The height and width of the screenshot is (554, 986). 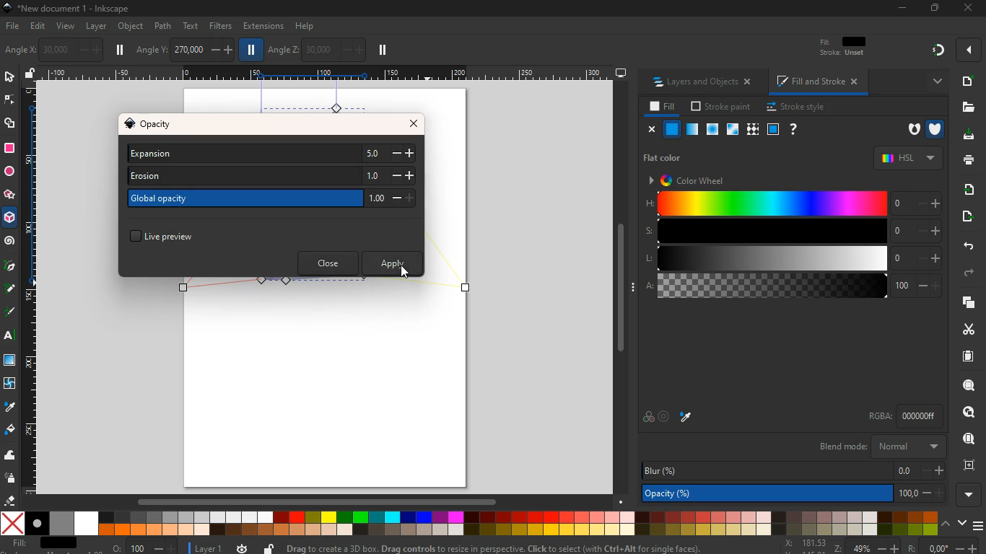 What do you see at coordinates (12, 125) in the screenshot?
I see `shapes` at bounding box center [12, 125].